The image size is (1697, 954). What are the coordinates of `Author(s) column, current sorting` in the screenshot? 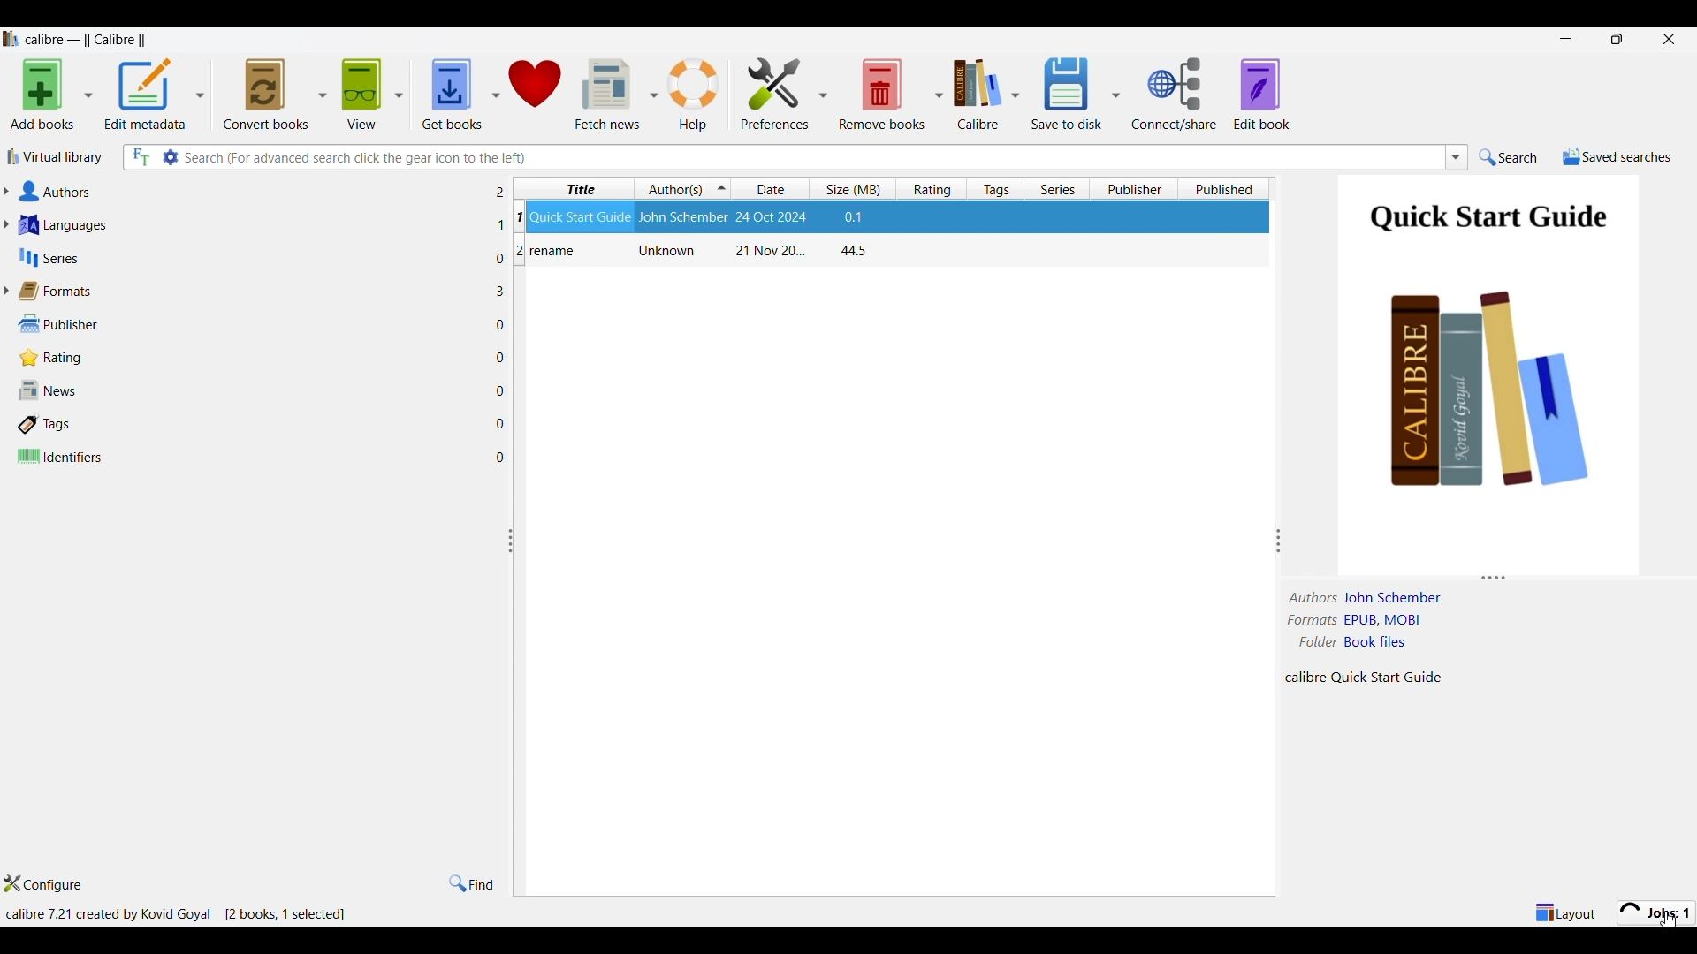 It's located at (682, 189).